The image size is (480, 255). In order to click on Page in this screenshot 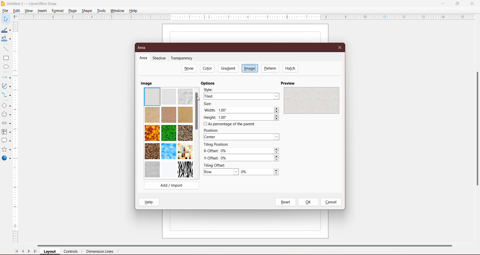, I will do `click(72, 10)`.